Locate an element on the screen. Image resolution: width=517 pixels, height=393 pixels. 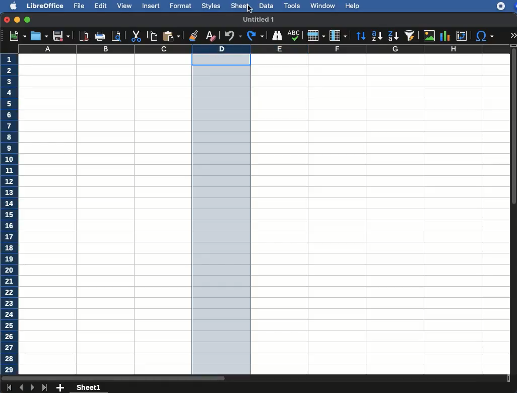
data is located at coordinates (266, 5).